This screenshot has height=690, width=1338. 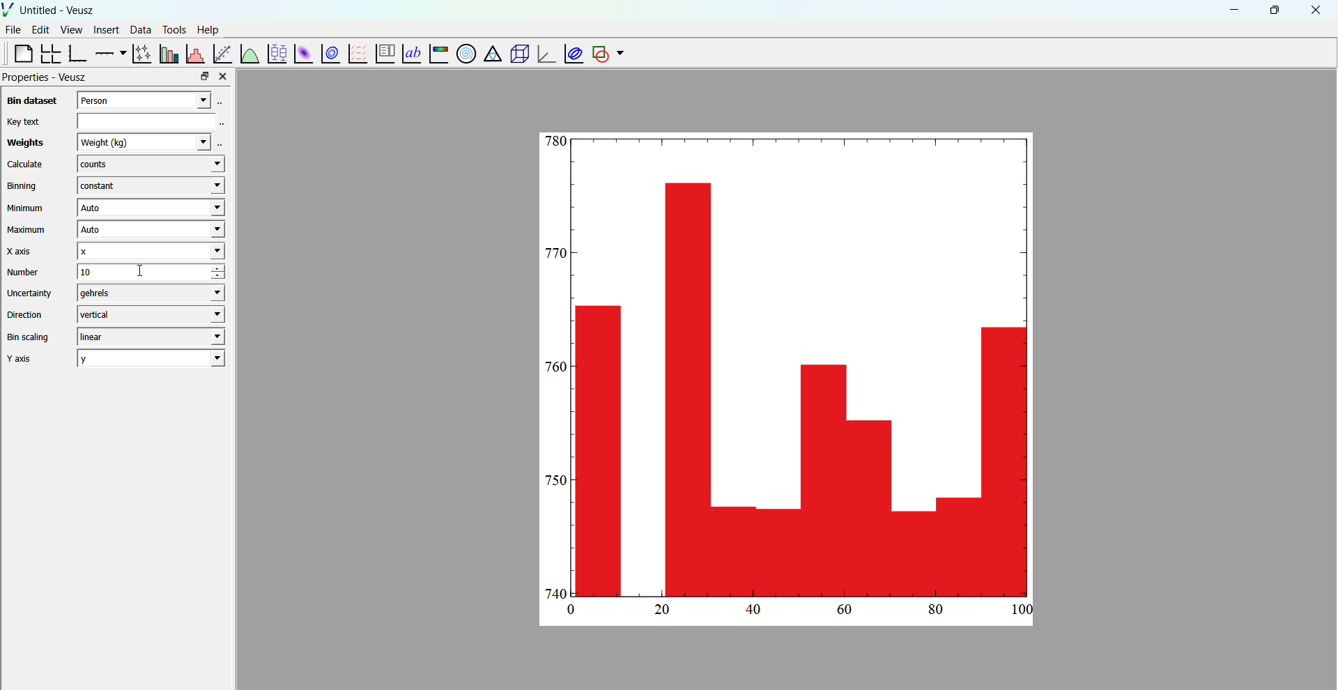 I want to click on constant , so click(x=148, y=186).